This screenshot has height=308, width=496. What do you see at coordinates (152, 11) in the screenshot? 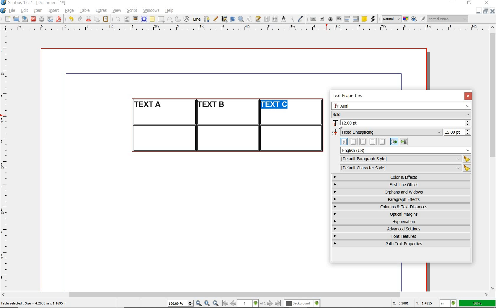
I see `windows` at bounding box center [152, 11].